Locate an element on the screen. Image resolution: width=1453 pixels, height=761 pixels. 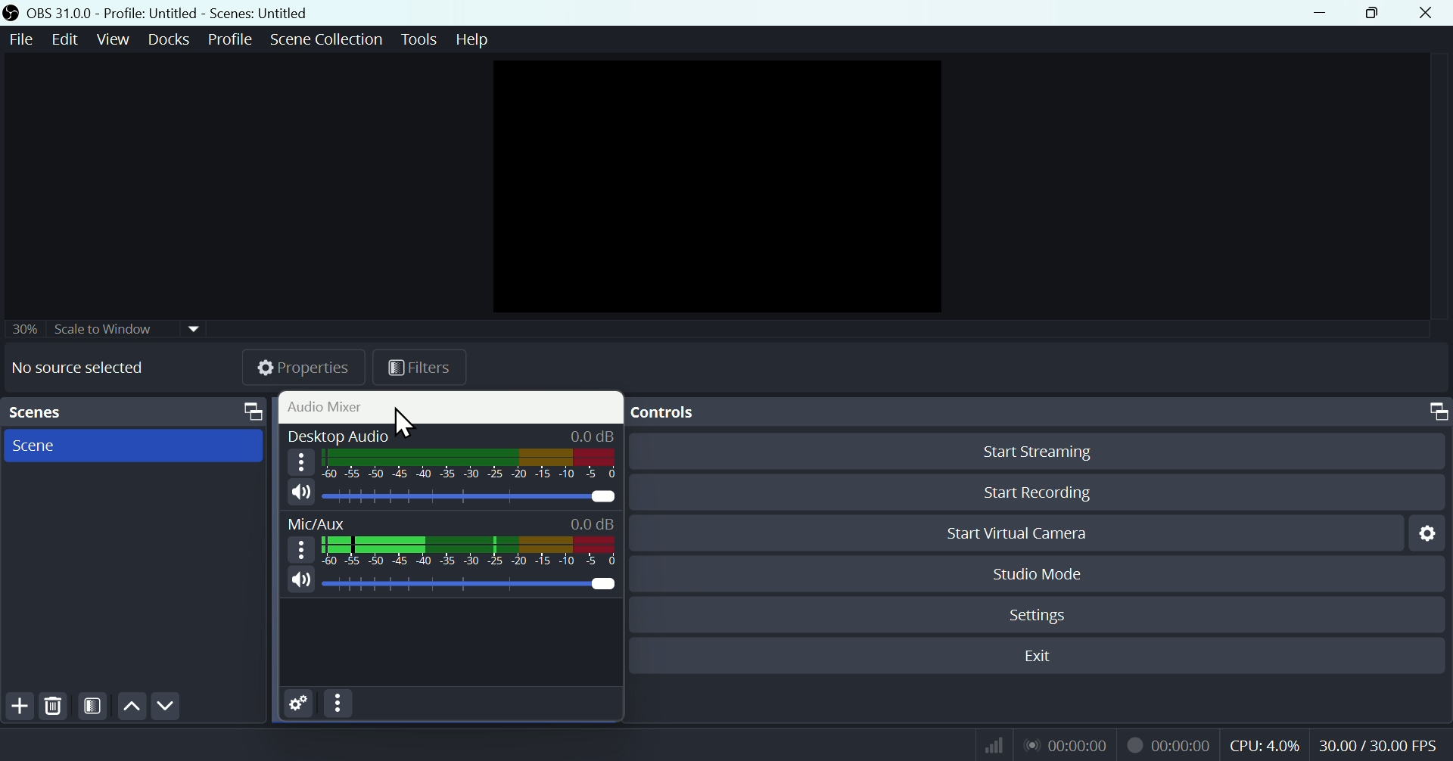
Studio mode is located at coordinates (1036, 574).